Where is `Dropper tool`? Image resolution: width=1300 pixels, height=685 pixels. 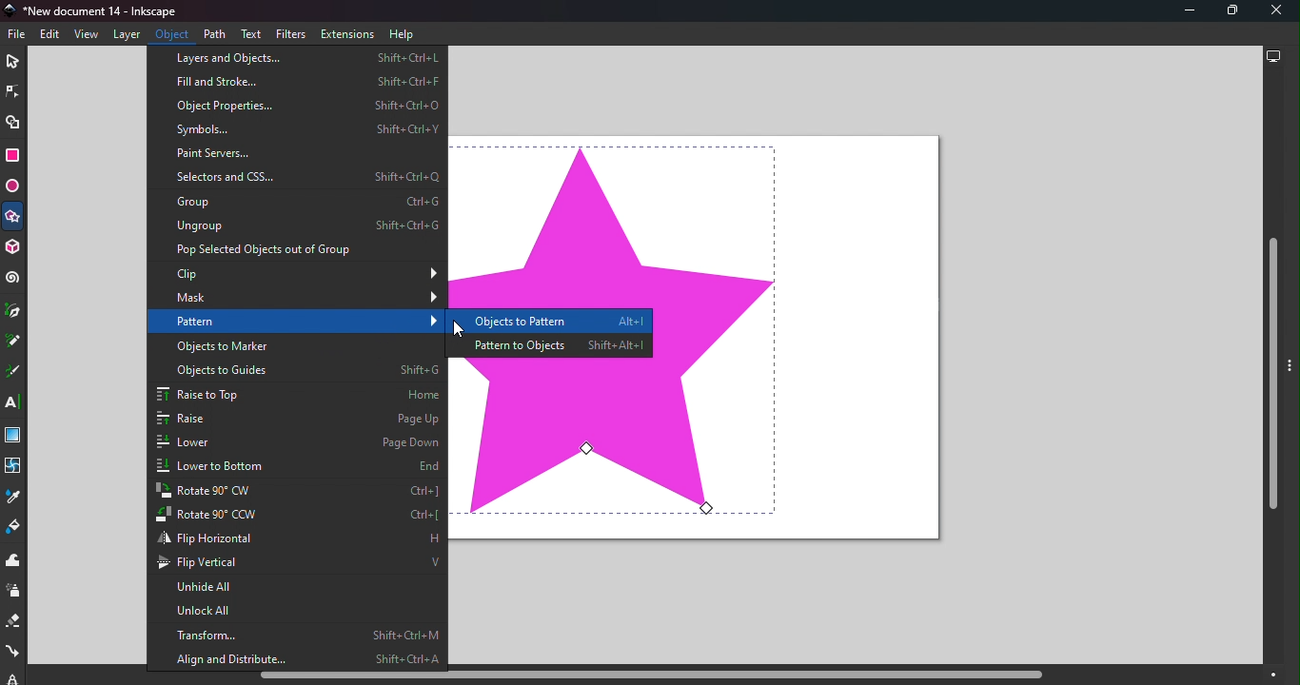 Dropper tool is located at coordinates (11, 500).